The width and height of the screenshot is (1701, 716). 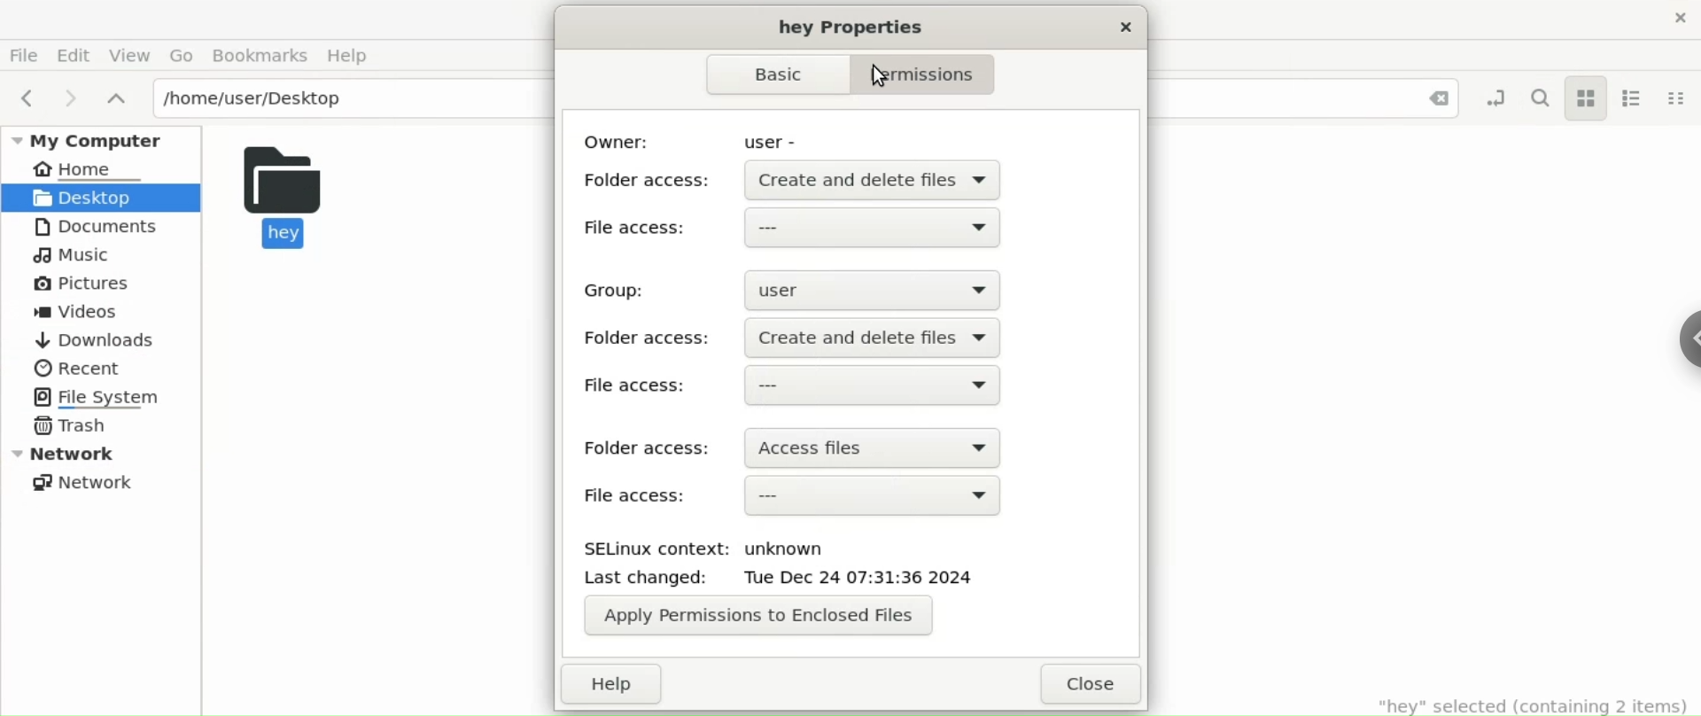 I want to click on View, so click(x=129, y=55).